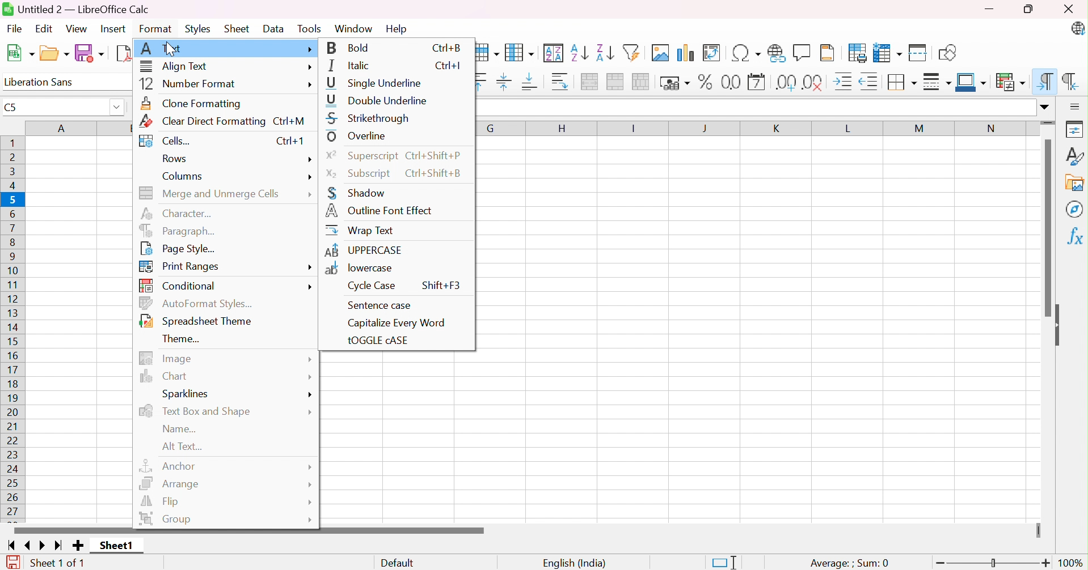  I want to click on Row Numbers, so click(15, 327).